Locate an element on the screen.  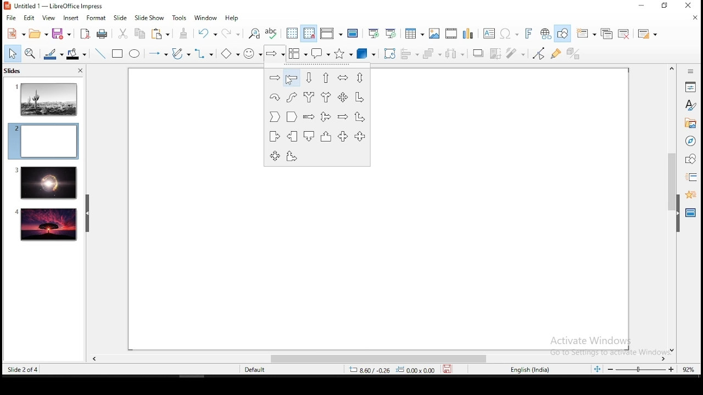
export as pdf is located at coordinates (85, 33).